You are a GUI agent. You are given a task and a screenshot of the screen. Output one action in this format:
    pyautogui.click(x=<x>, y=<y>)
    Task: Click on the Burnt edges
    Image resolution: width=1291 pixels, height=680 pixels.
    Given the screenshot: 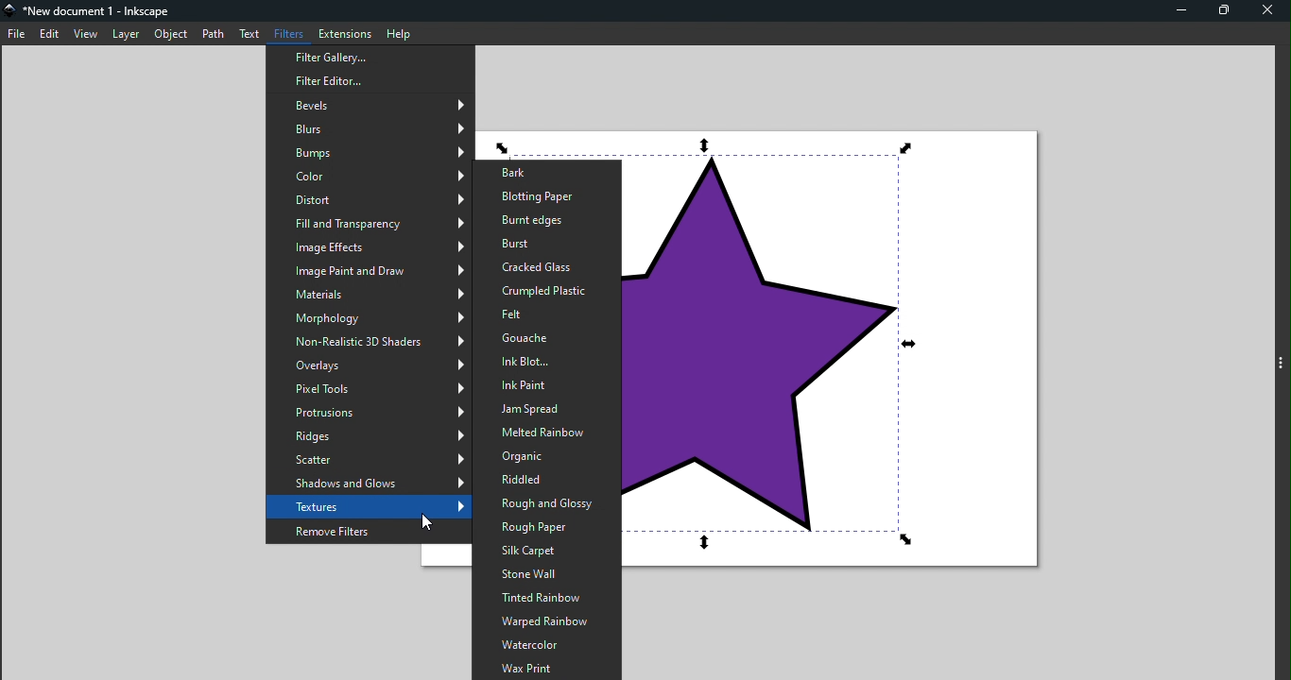 What is the action you would take?
    pyautogui.click(x=541, y=222)
    